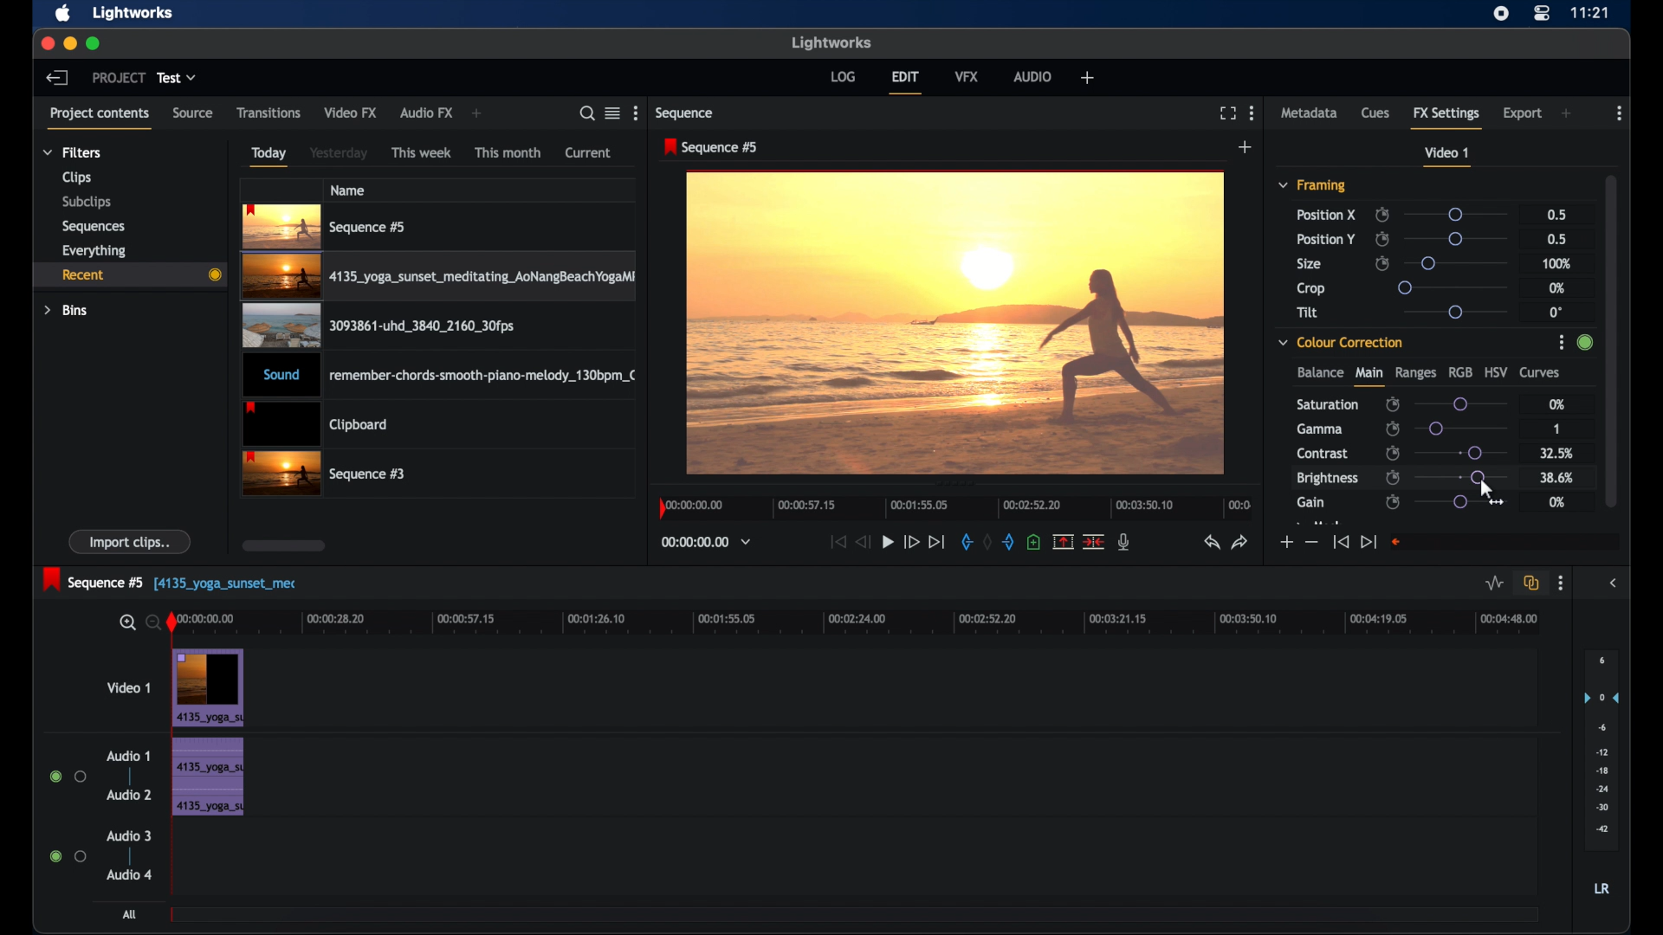 The image size is (1663, 935). What do you see at coordinates (864, 542) in the screenshot?
I see `rewind` at bounding box center [864, 542].